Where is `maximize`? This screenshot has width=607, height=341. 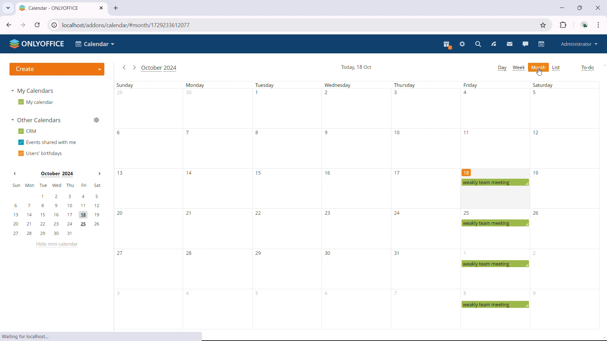
maximize is located at coordinates (580, 8).